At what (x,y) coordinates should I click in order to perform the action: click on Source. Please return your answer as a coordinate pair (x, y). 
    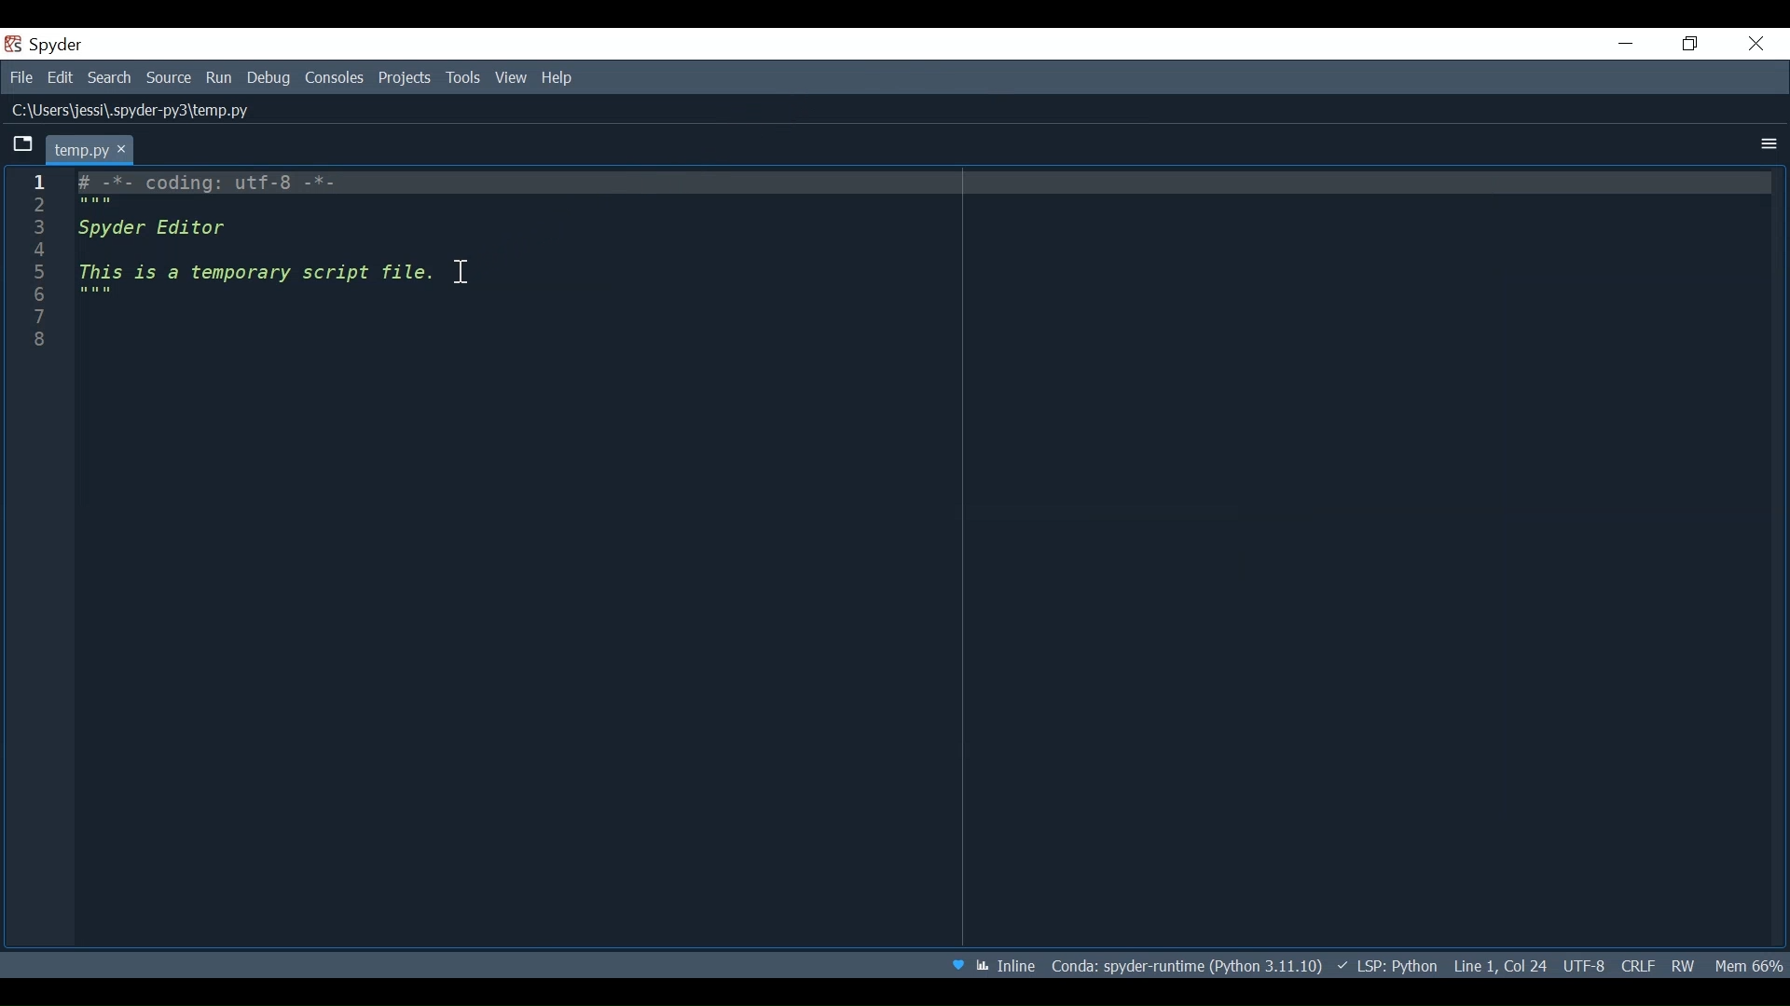
    Looking at the image, I should click on (170, 77).